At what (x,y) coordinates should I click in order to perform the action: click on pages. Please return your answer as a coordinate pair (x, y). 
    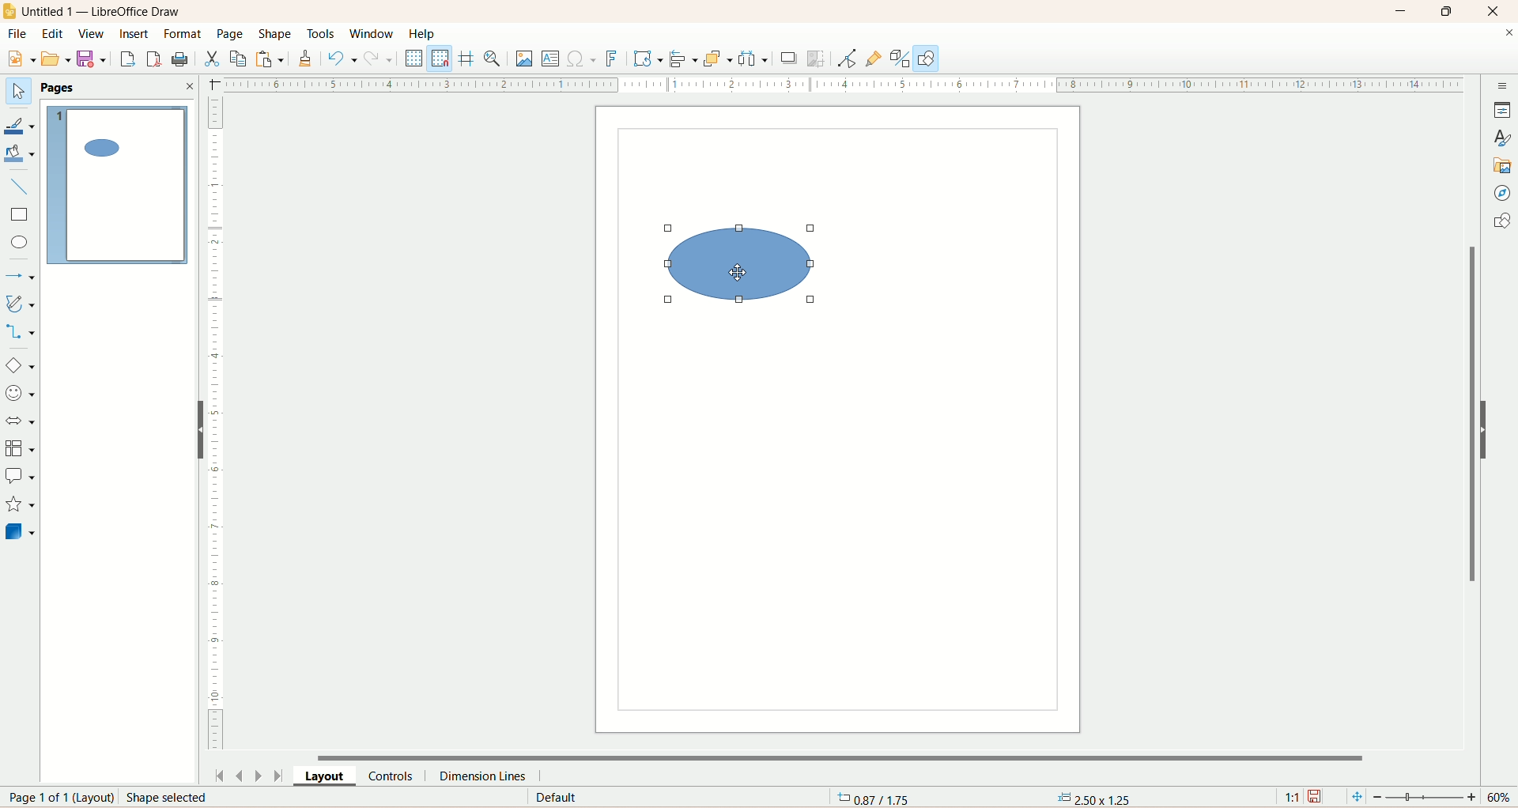
    Looking at the image, I should click on (61, 88).